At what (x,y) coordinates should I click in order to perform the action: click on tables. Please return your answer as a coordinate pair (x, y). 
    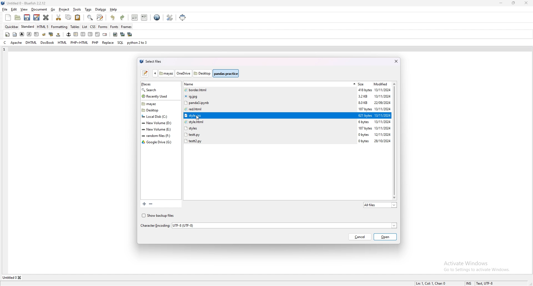
    Looking at the image, I should click on (75, 27).